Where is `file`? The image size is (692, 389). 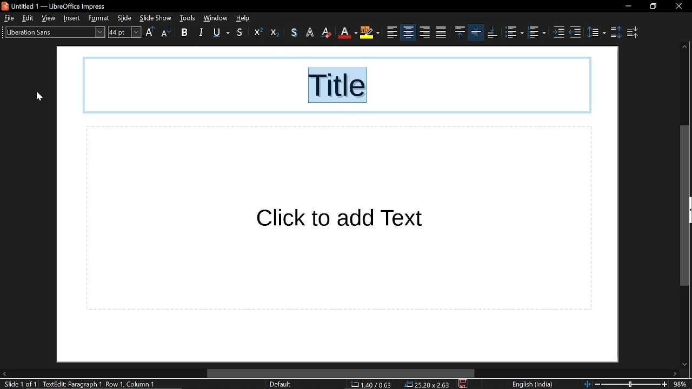
file is located at coordinates (9, 18).